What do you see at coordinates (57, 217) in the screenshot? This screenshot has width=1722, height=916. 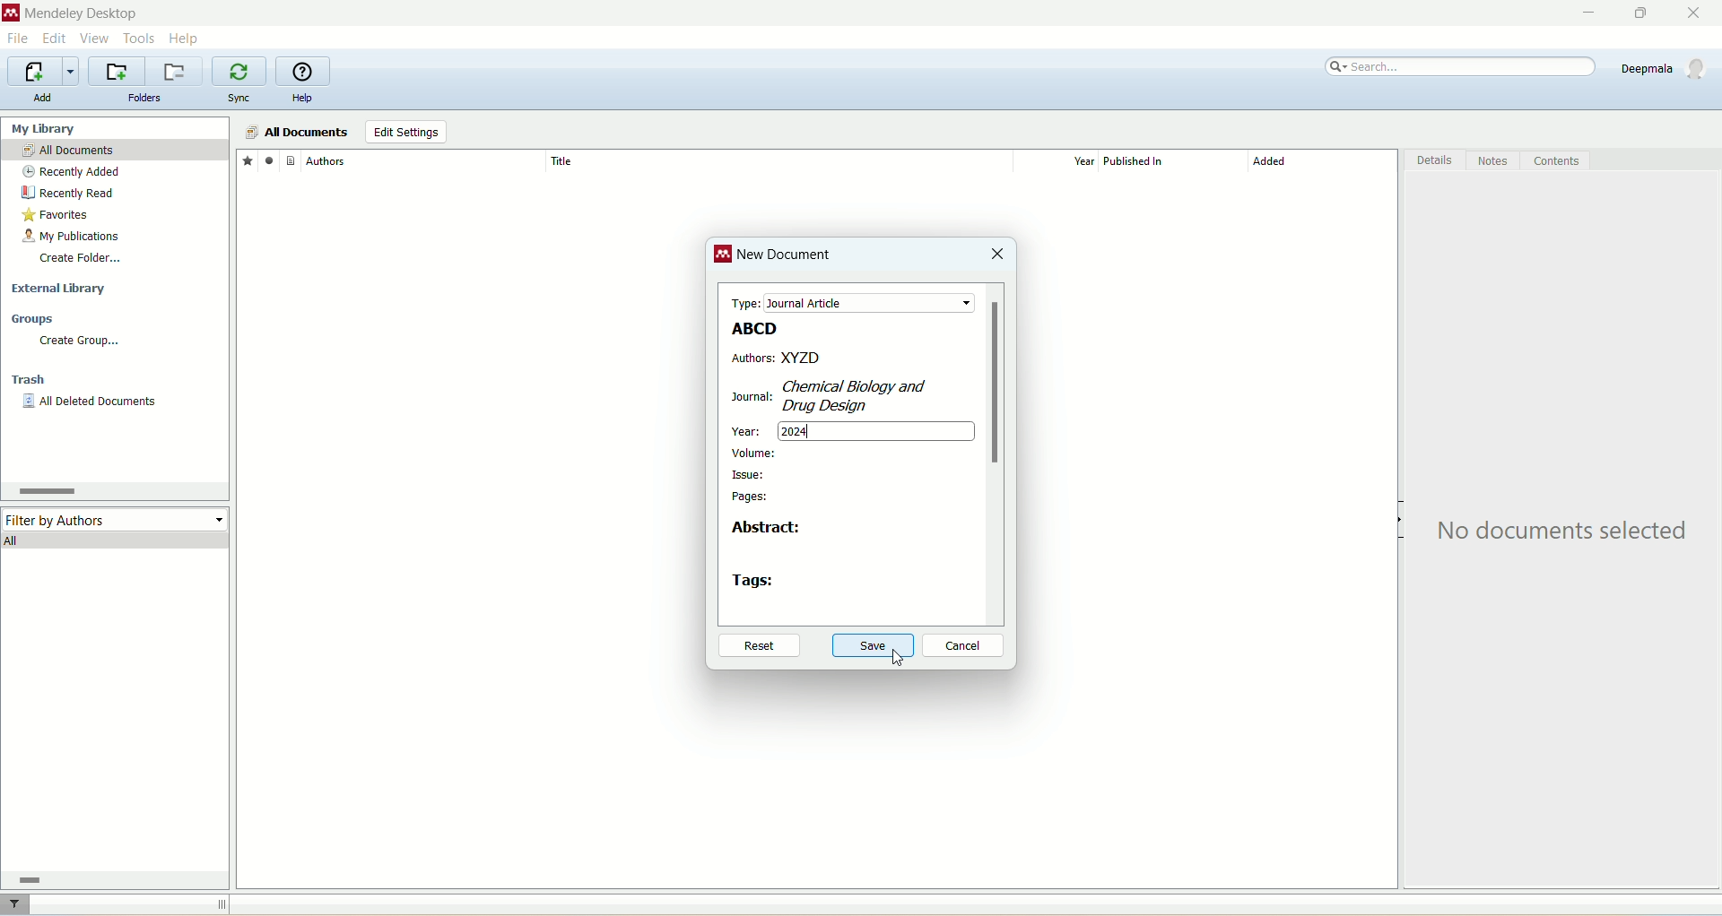 I see `favorites` at bounding box center [57, 217].